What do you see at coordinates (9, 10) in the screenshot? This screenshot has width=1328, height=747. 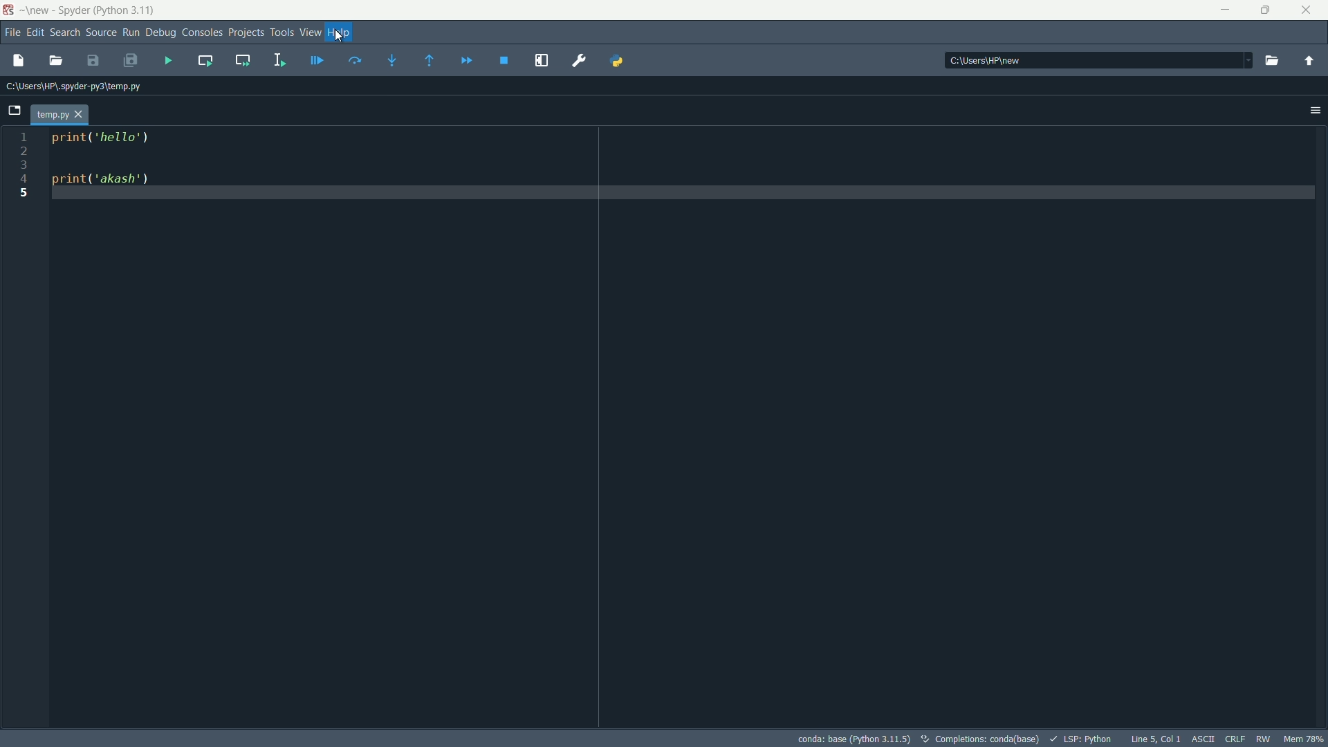 I see `app icon` at bounding box center [9, 10].